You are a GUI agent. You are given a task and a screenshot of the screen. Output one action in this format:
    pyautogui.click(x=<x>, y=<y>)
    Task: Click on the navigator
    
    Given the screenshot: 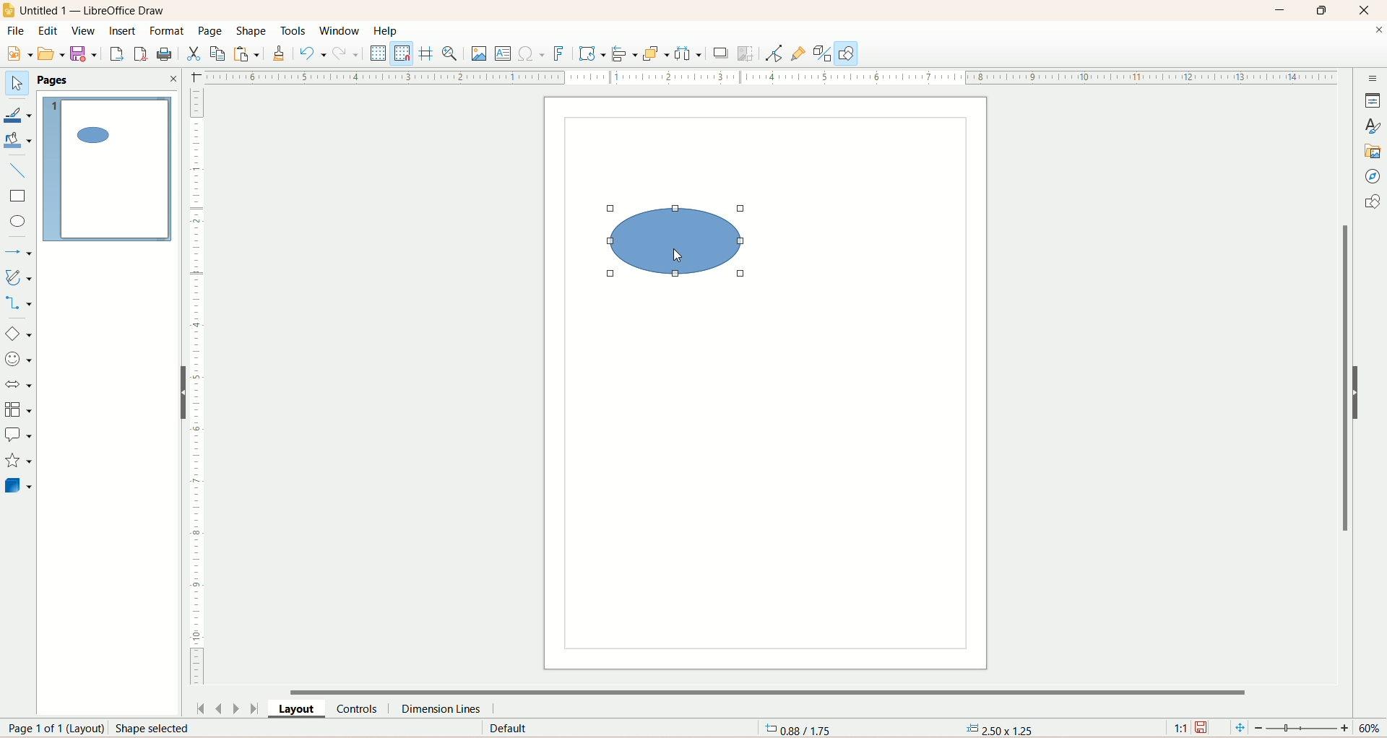 What is the action you would take?
    pyautogui.click(x=1375, y=178)
    